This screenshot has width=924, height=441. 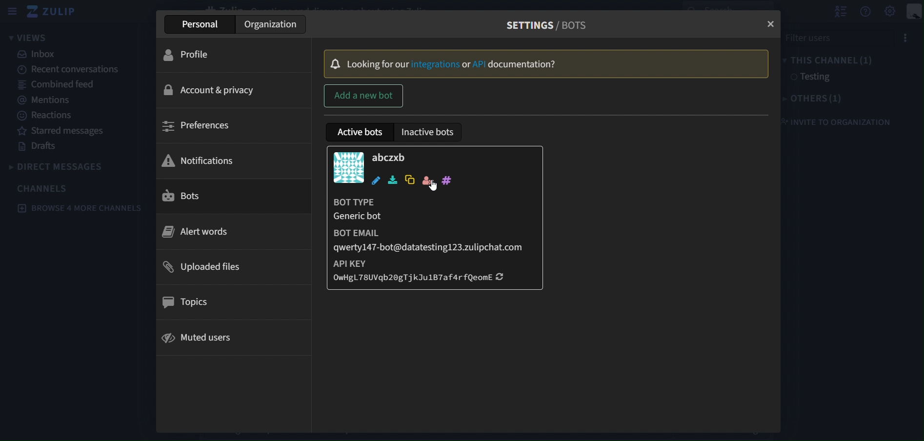 I want to click on channels, so click(x=43, y=188).